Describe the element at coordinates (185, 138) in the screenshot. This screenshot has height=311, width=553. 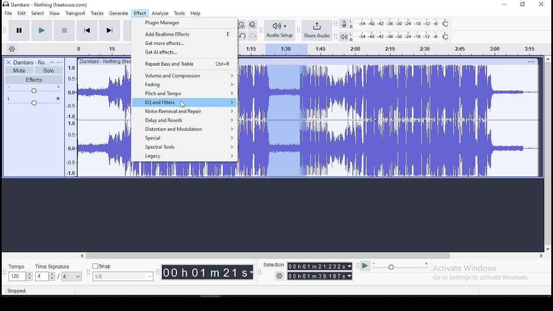
I see `special` at that location.